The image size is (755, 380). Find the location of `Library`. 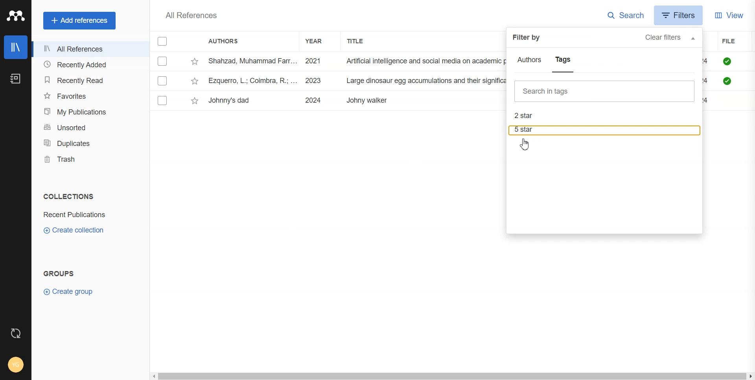

Library is located at coordinates (15, 47).